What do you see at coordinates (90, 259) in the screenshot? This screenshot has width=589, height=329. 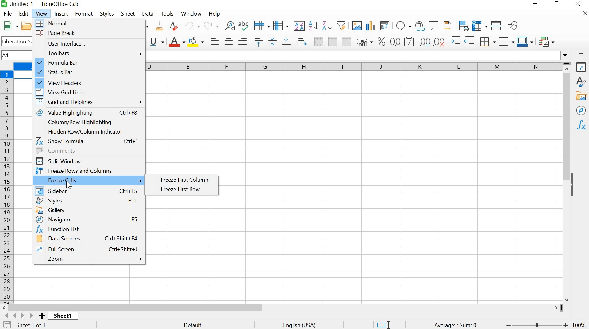 I see `ZOOM` at bounding box center [90, 259].